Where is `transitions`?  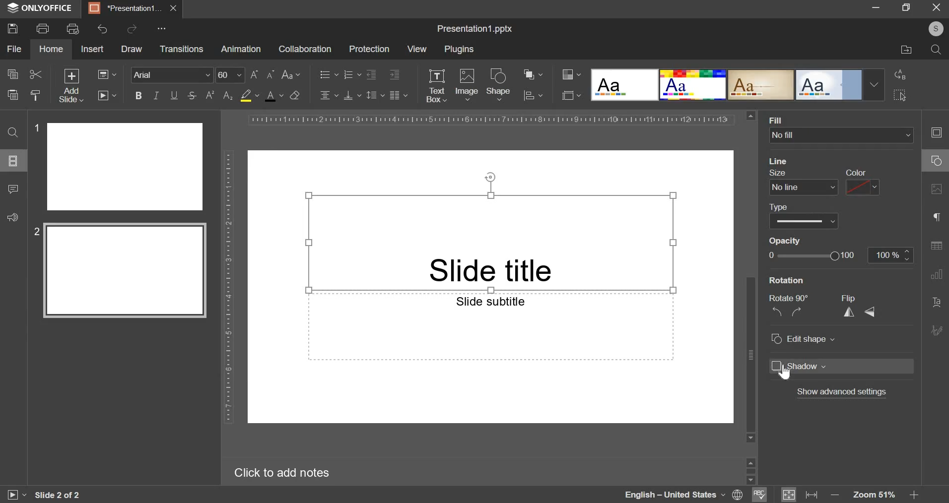
transitions is located at coordinates (181, 50).